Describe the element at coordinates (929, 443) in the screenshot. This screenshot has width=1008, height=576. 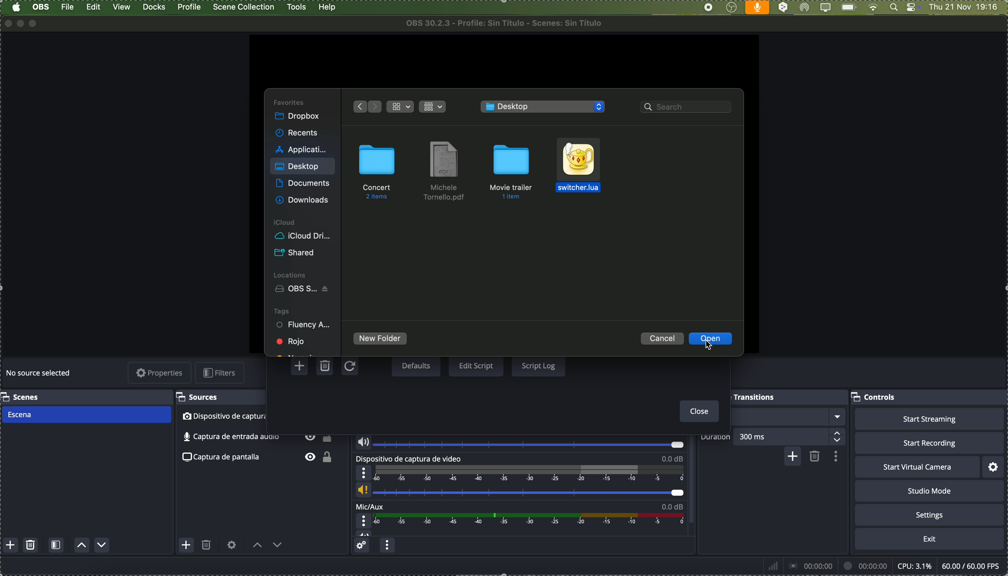
I see `start recording` at that location.